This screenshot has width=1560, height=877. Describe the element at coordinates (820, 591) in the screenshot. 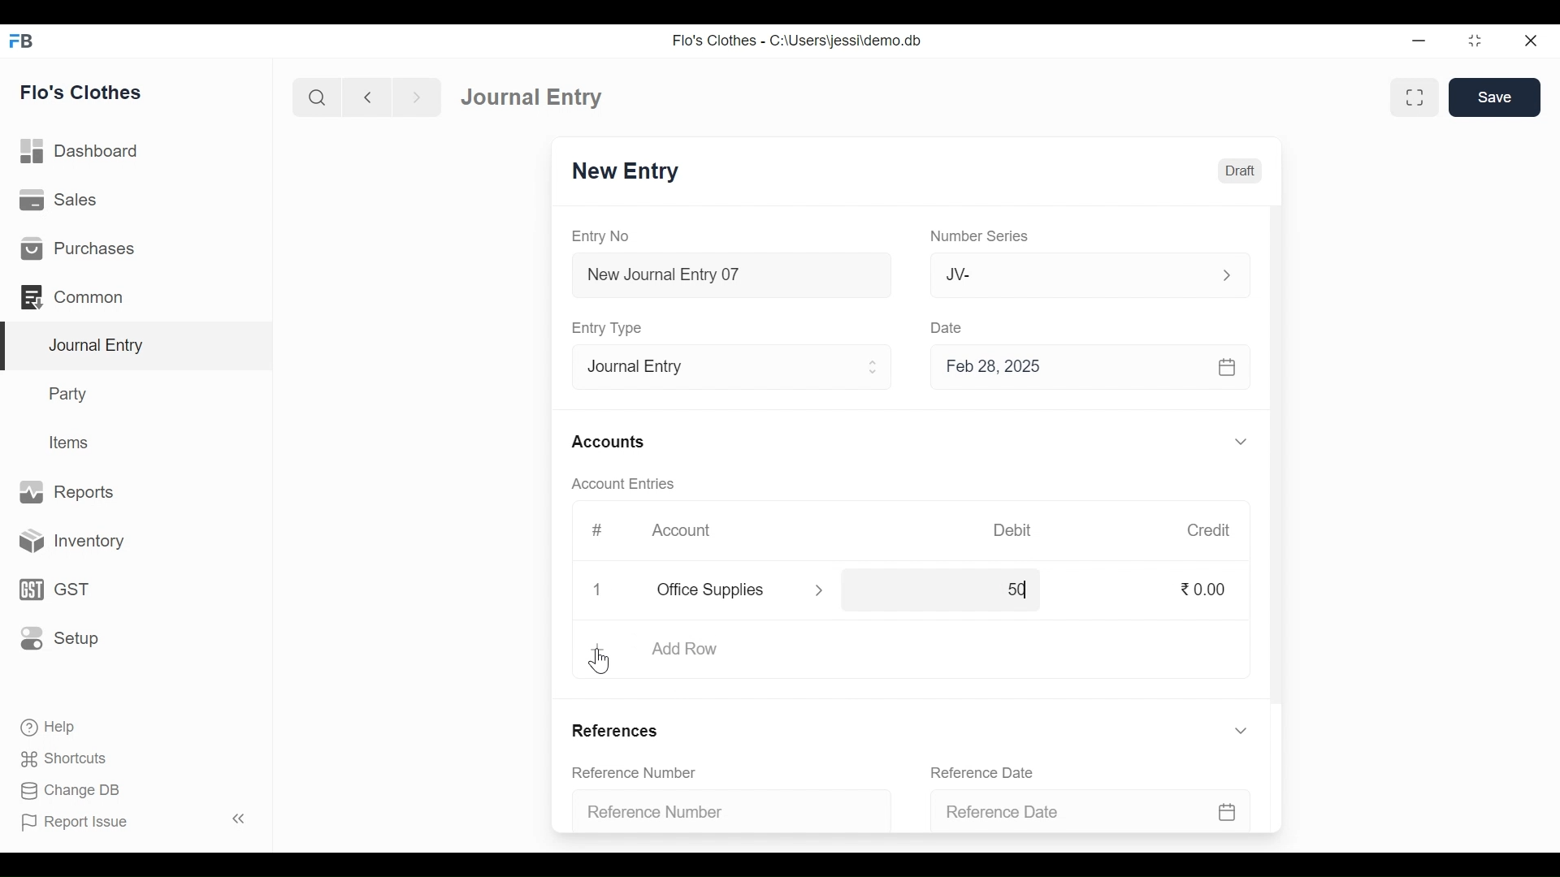

I see `Expand` at that location.